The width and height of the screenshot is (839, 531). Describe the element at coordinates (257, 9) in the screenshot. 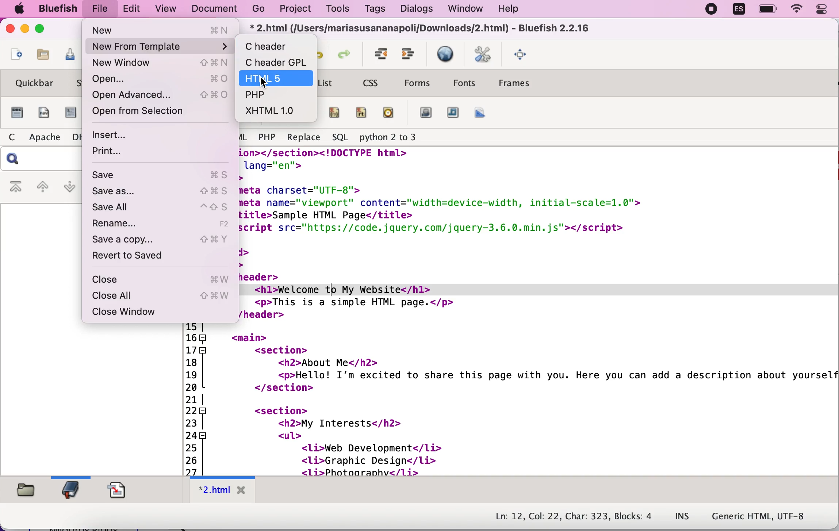

I see `go` at that location.